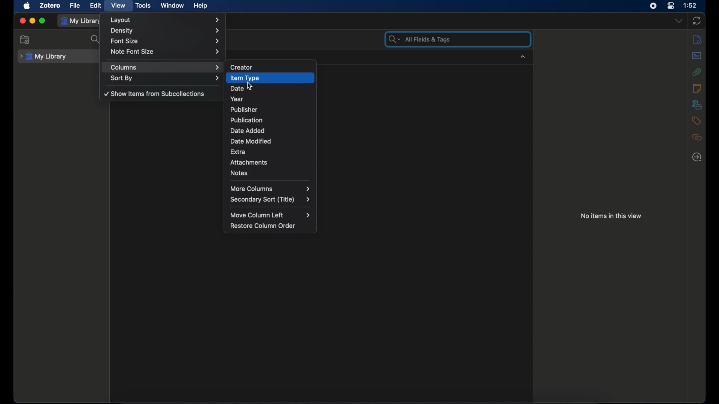 The image size is (719, 404). I want to click on edit, so click(97, 6).